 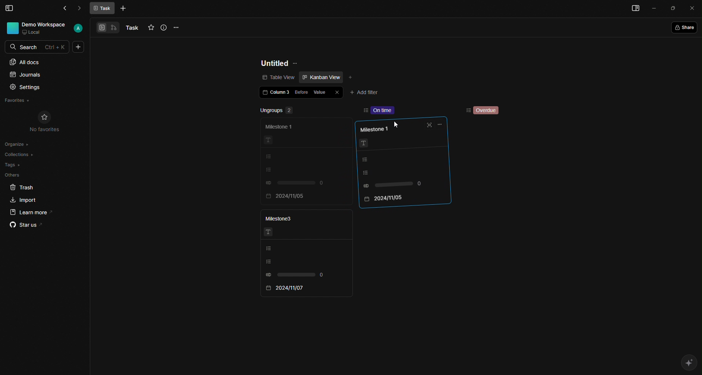 I want to click on Close, so click(x=693, y=7).